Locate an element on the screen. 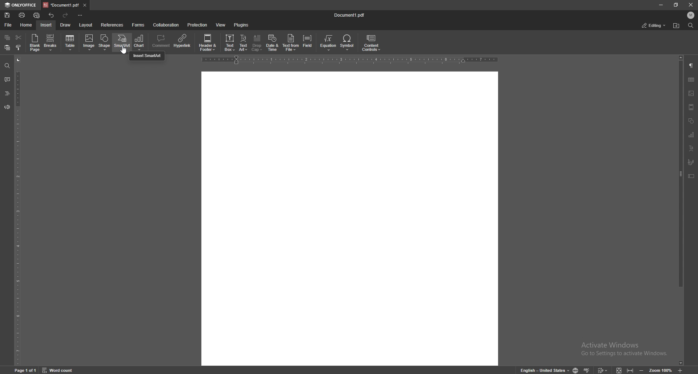 This screenshot has width=698, height=374. header and footer is located at coordinates (692, 107).